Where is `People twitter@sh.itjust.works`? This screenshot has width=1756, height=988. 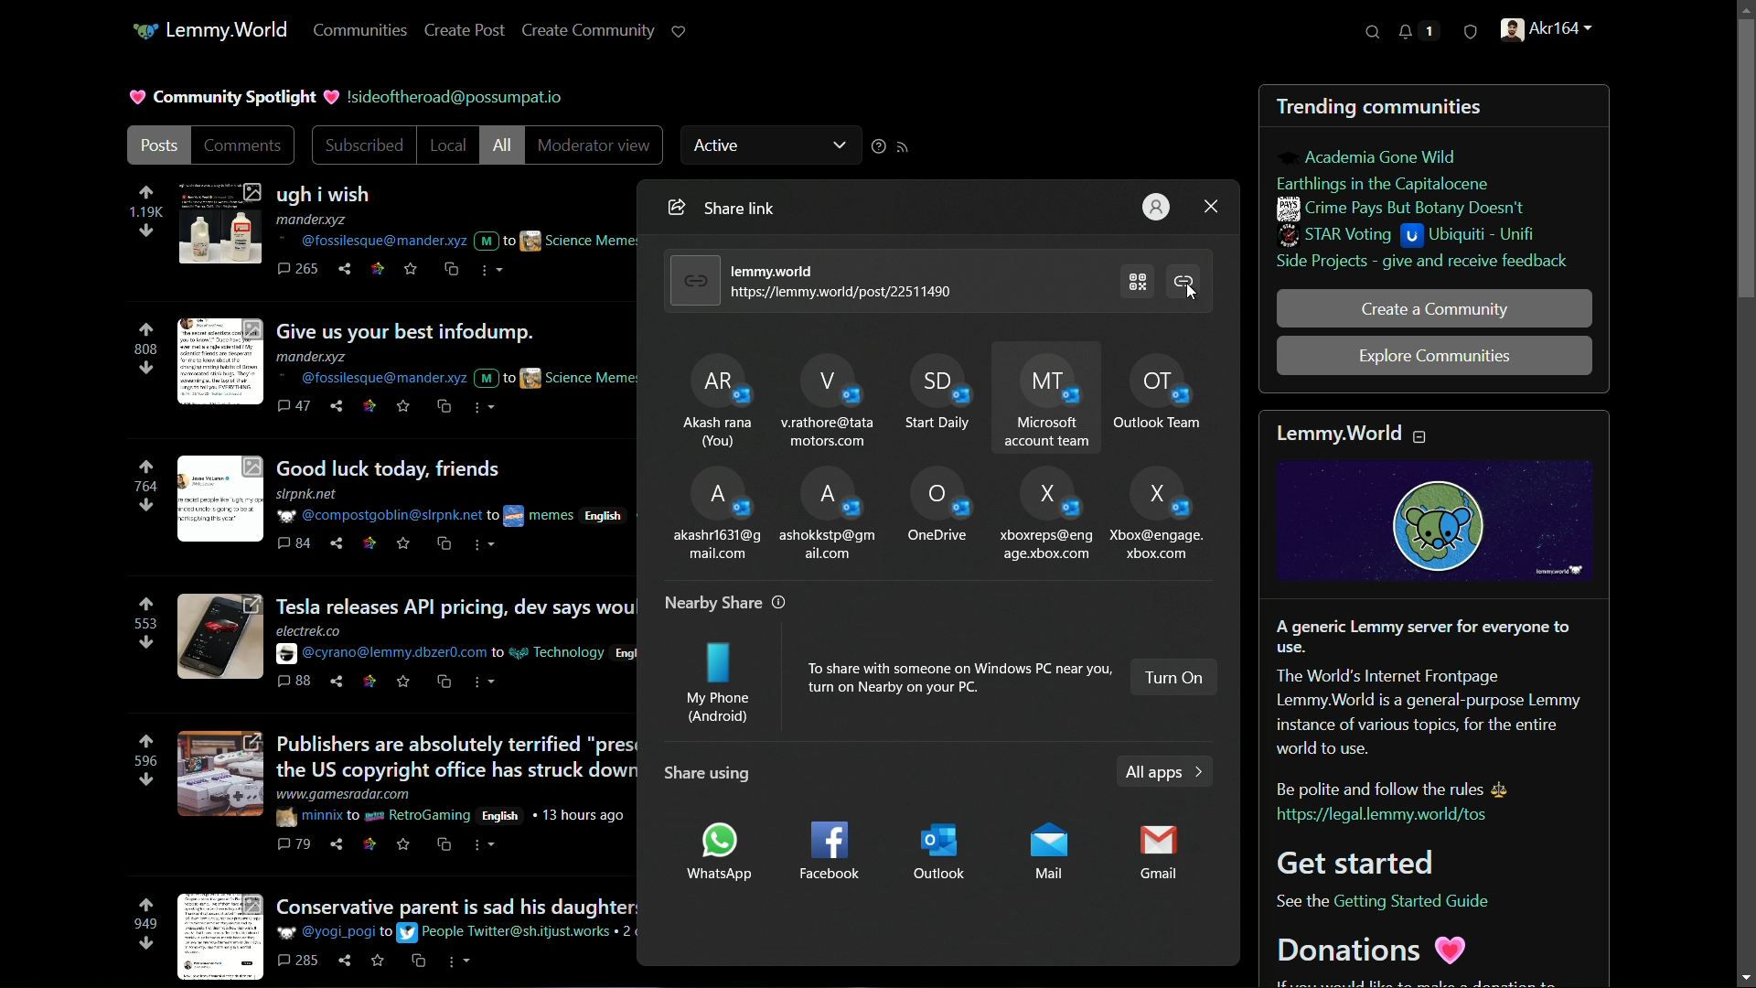
People twitter@sh.itjust.works is located at coordinates (507, 932).